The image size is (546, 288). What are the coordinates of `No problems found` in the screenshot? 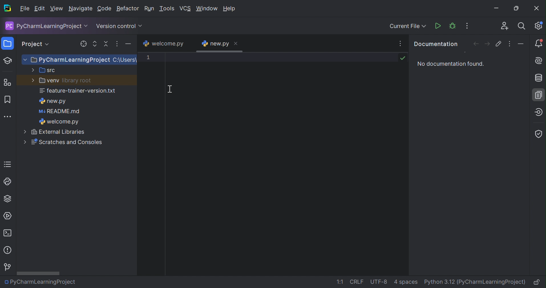 It's located at (525, 58).